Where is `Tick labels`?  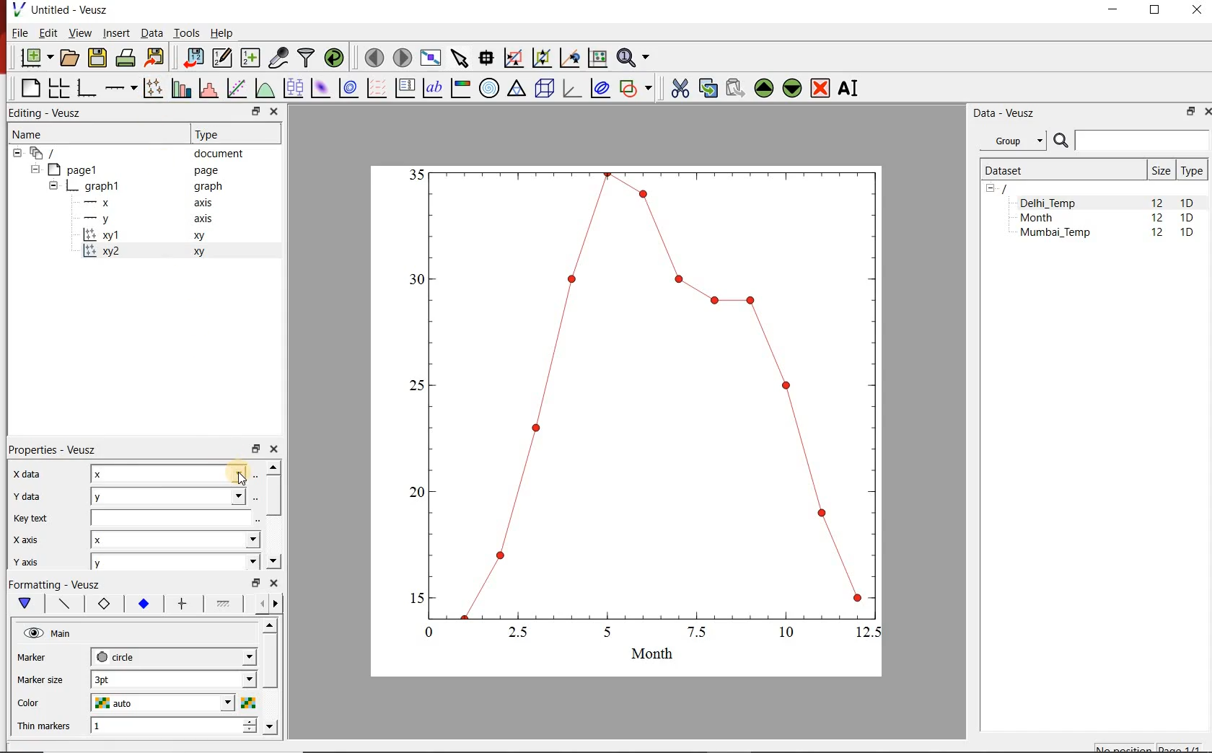
Tick labels is located at coordinates (142, 602).